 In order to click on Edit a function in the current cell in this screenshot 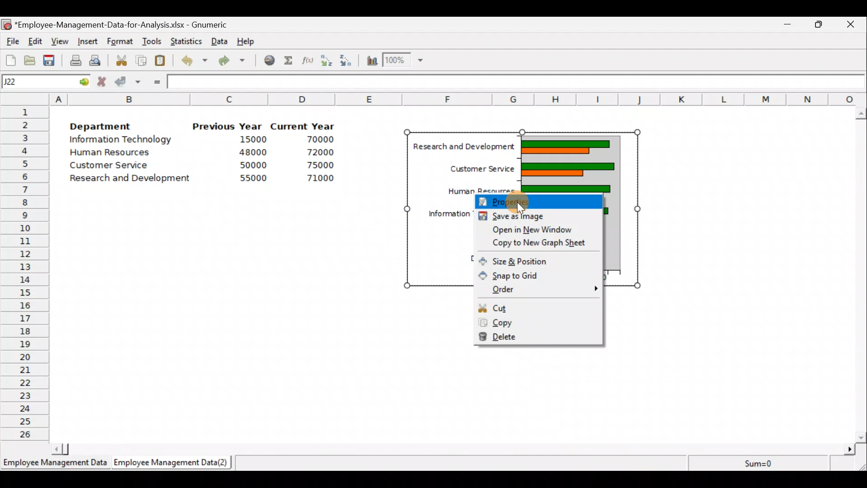, I will do `click(308, 61)`.